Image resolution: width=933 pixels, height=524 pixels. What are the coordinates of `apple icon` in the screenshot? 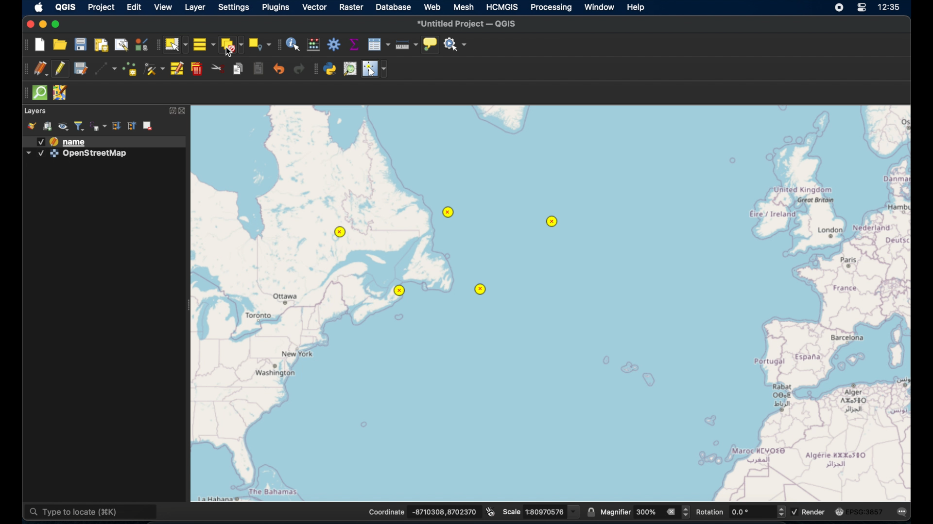 It's located at (38, 7).